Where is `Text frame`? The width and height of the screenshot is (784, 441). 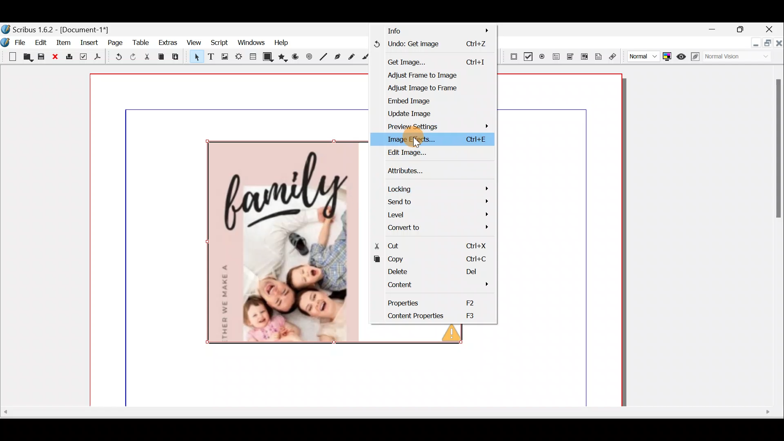
Text frame is located at coordinates (210, 57).